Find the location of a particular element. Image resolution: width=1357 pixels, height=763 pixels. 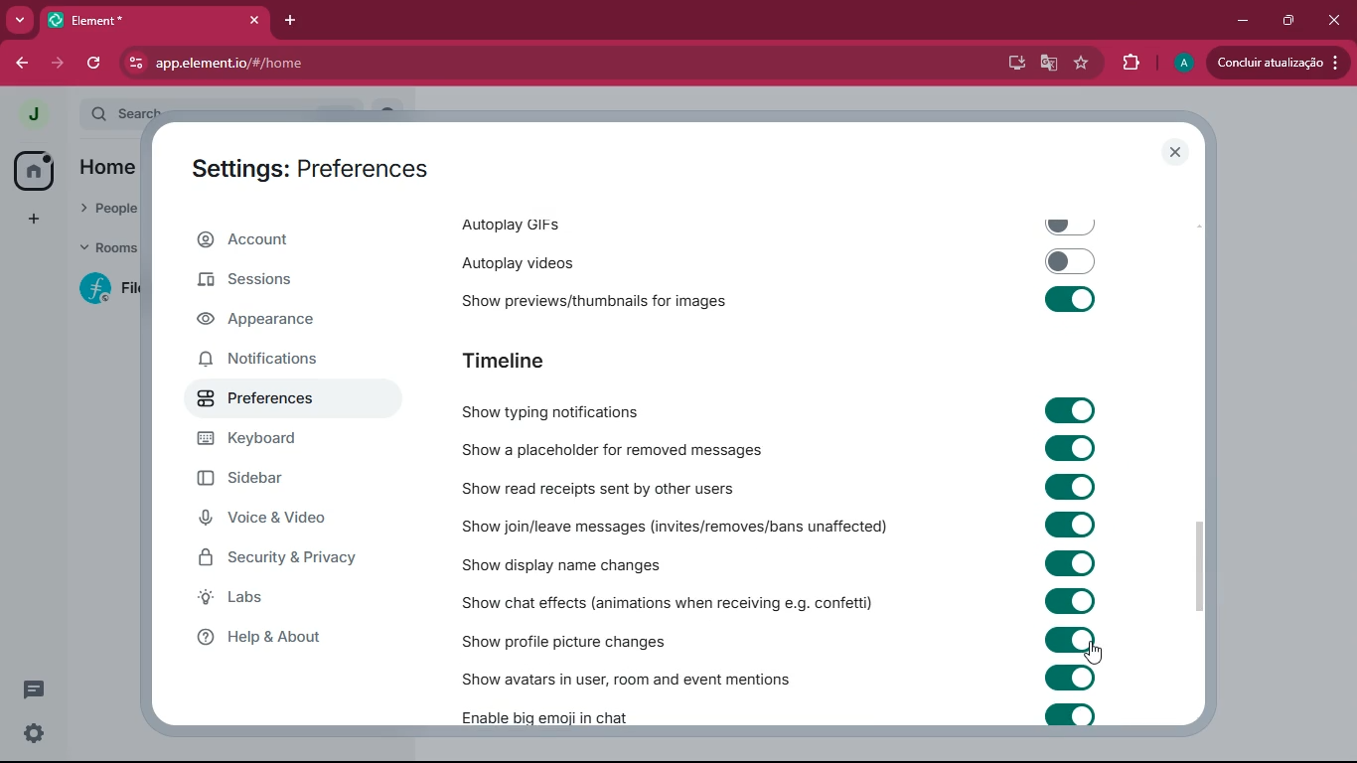

refresh is located at coordinates (93, 65).